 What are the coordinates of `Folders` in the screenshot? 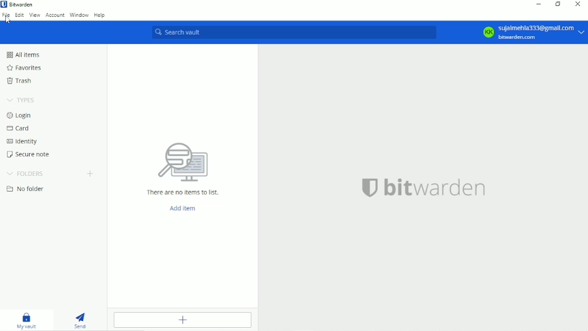 It's located at (26, 173).